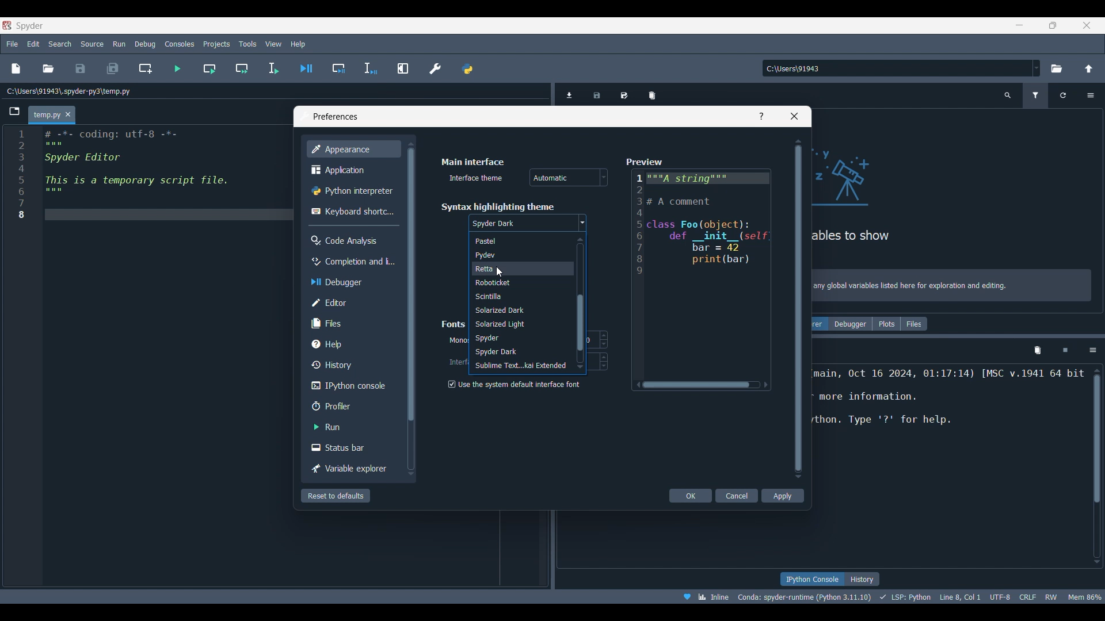 This screenshot has width=1105, height=621. Describe the element at coordinates (518, 351) in the screenshot. I see `spyder dark` at that location.